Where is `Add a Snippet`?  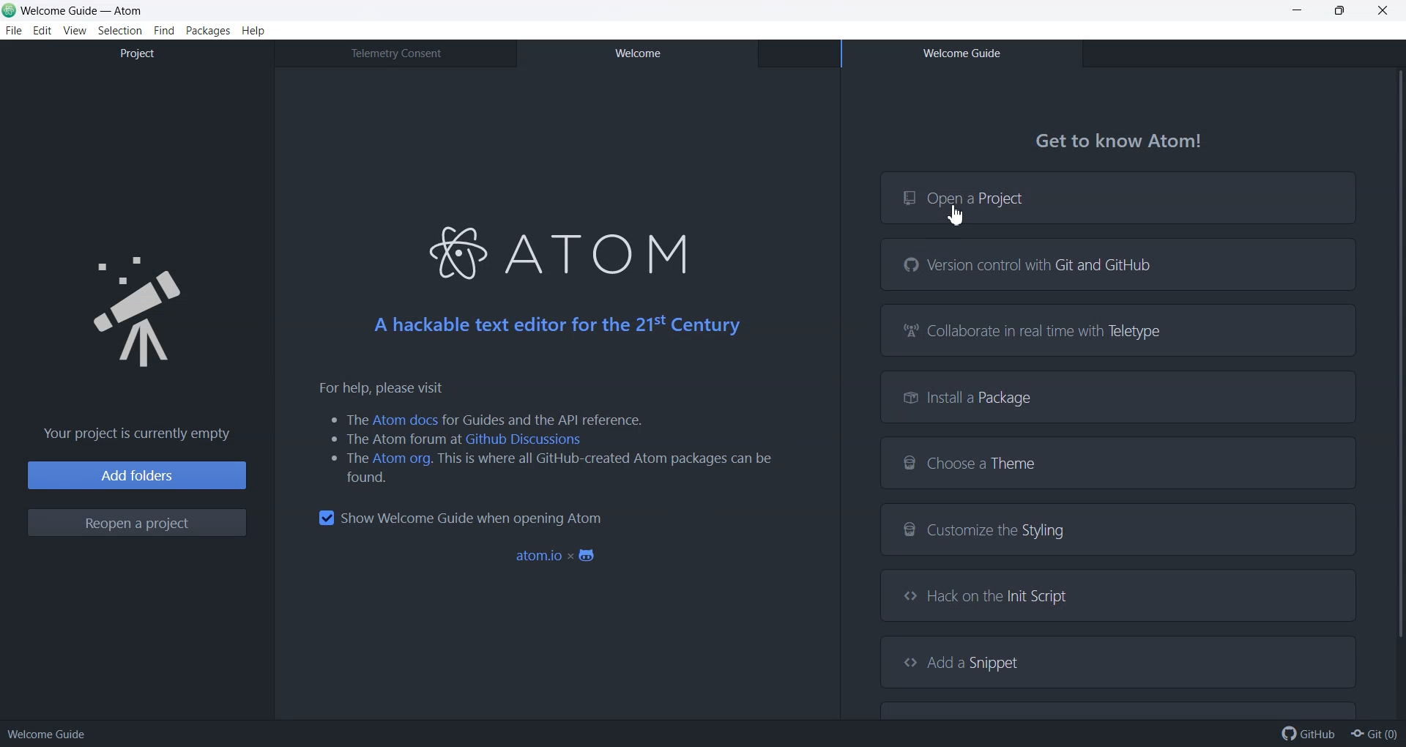 Add a Snippet is located at coordinates (1117, 661).